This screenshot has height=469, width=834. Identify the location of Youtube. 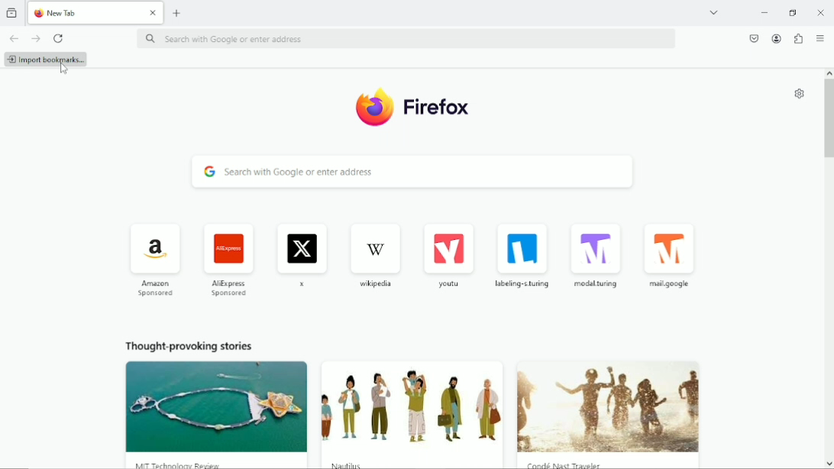
(450, 255).